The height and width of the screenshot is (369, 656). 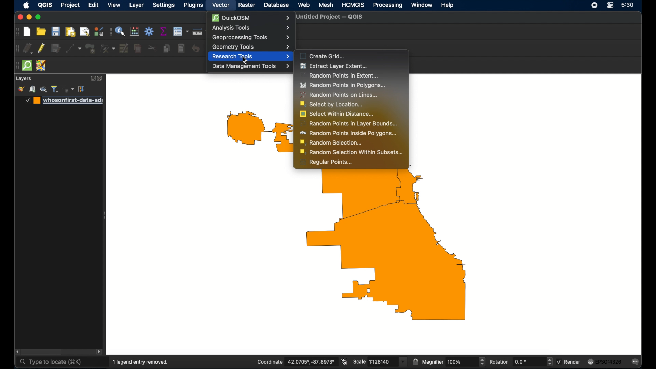 I want to click on open attribute table, so click(x=180, y=31).